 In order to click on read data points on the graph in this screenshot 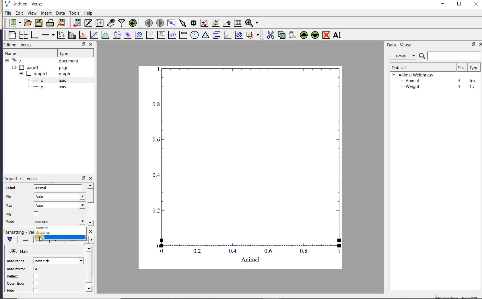, I will do `click(193, 23)`.